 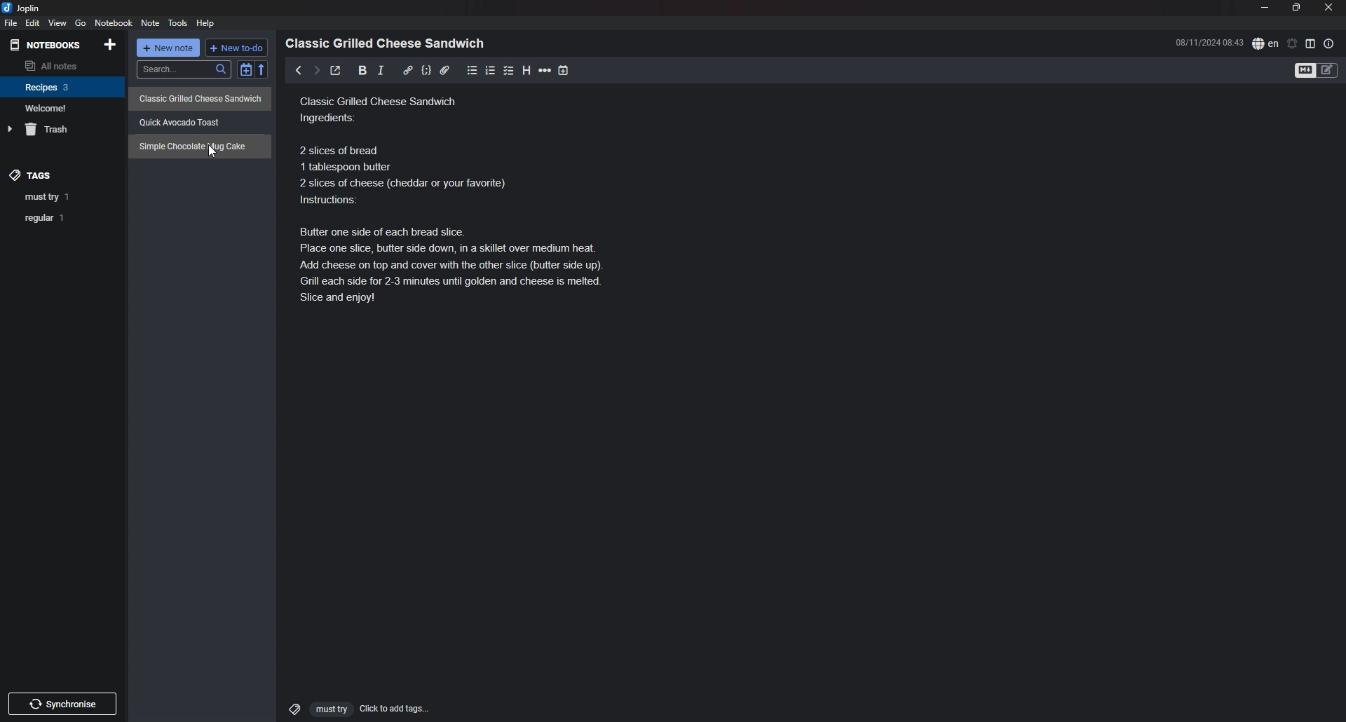 I want to click on add time, so click(x=565, y=70).